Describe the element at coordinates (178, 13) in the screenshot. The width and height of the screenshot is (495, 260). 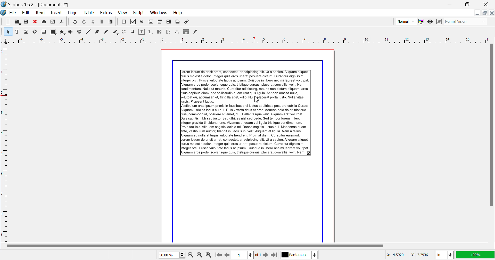
I see `Help` at that location.